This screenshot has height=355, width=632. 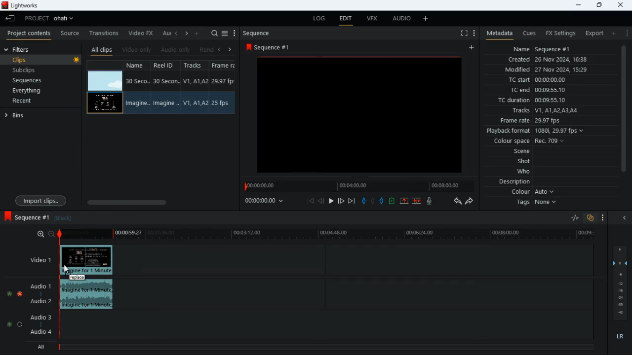 What do you see at coordinates (560, 33) in the screenshot?
I see `fx settings` at bounding box center [560, 33].